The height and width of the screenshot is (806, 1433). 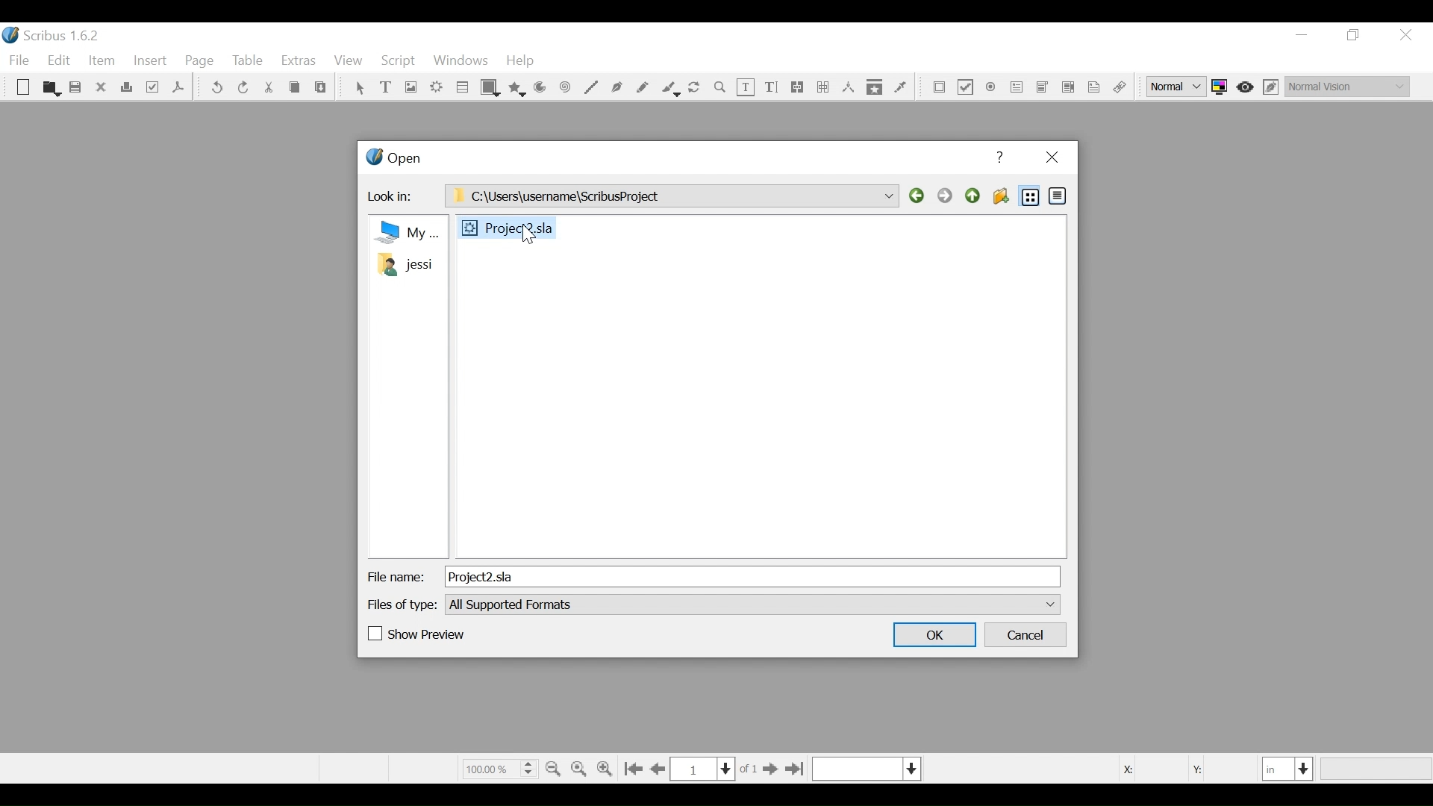 I want to click on Help, so click(x=521, y=62).